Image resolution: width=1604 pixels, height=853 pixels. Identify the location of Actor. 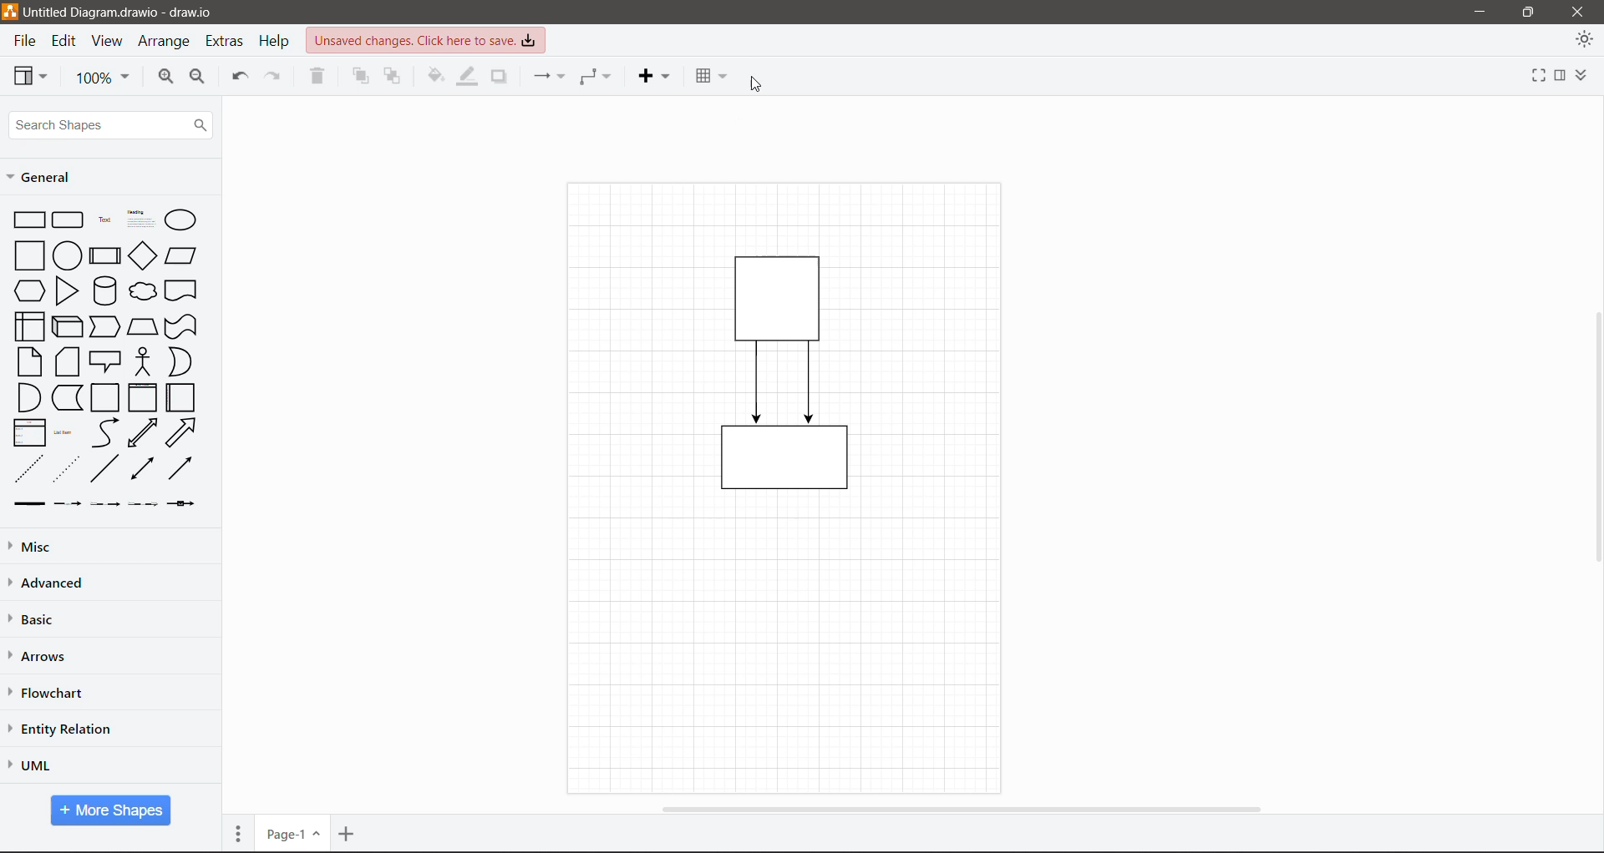
(142, 361).